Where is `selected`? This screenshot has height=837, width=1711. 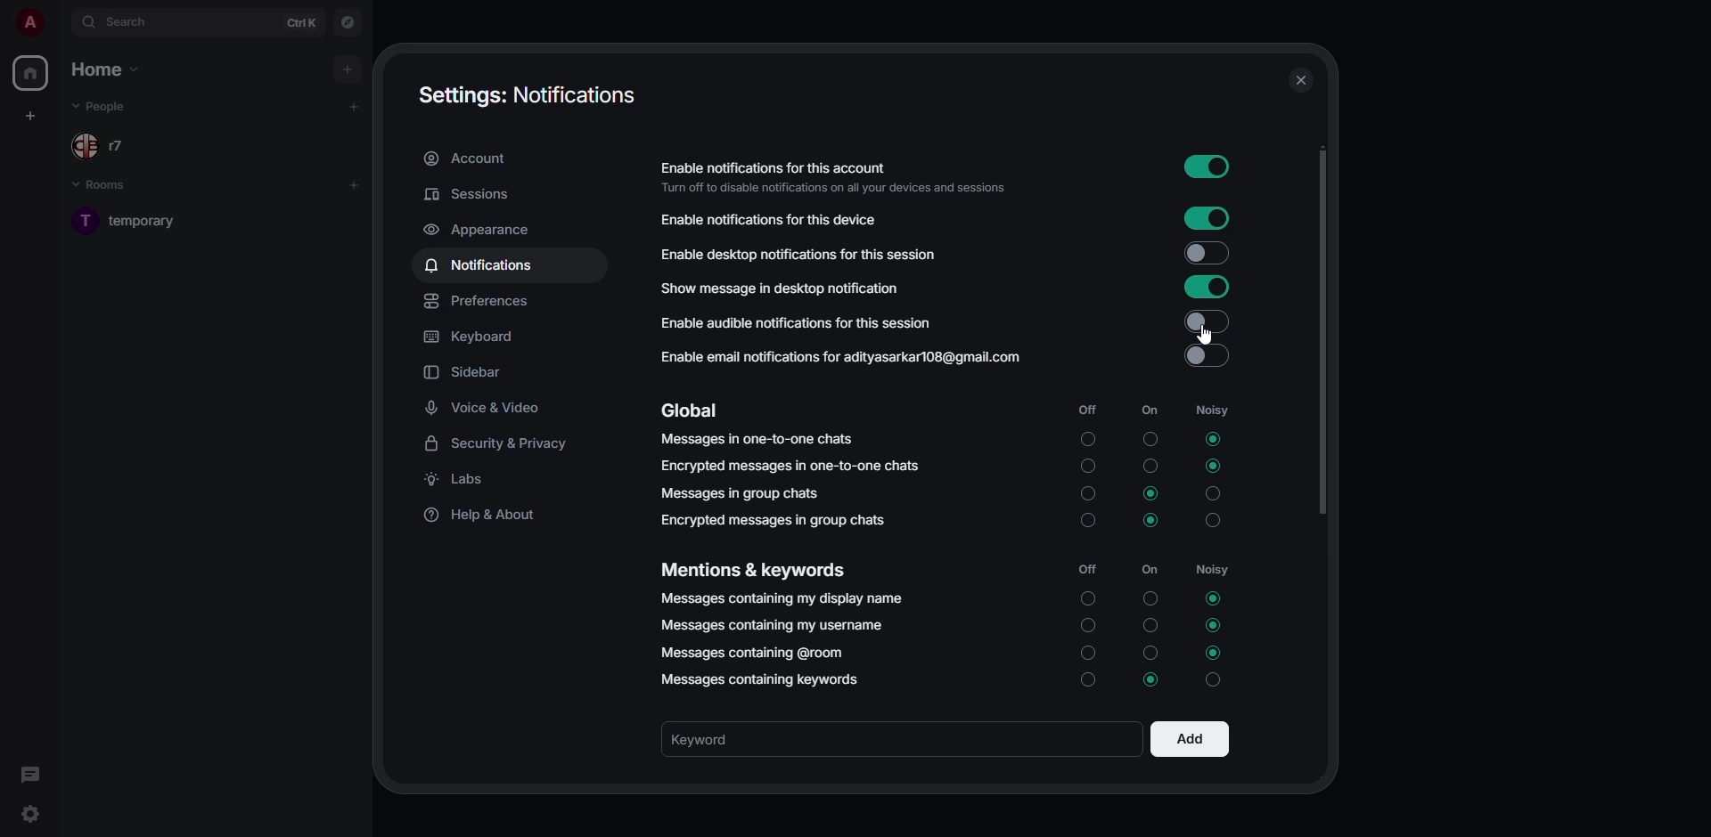 selected is located at coordinates (1151, 519).